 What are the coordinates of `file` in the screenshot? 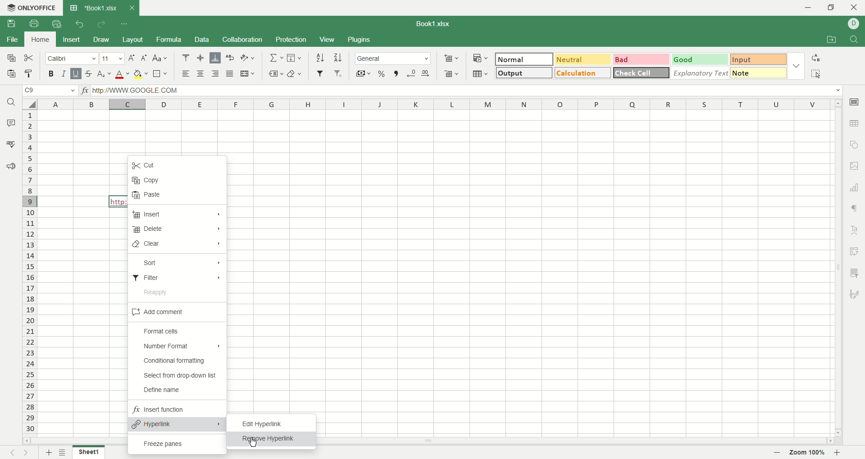 It's located at (13, 41).